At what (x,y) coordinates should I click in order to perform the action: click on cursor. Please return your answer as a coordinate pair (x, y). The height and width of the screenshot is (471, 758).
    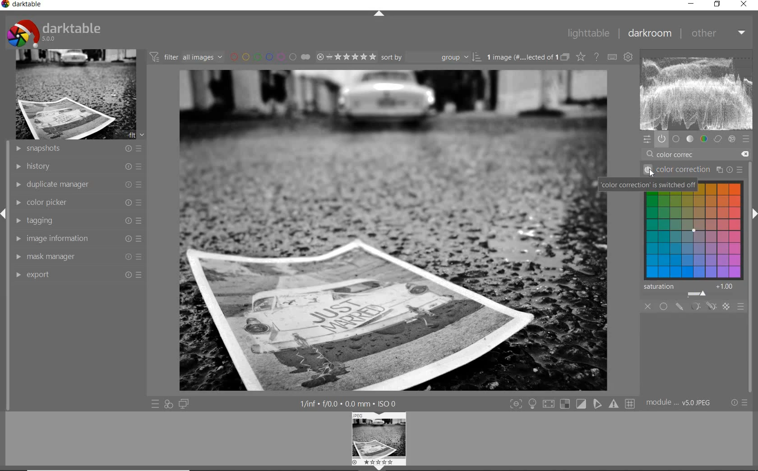
    Looking at the image, I should click on (650, 174).